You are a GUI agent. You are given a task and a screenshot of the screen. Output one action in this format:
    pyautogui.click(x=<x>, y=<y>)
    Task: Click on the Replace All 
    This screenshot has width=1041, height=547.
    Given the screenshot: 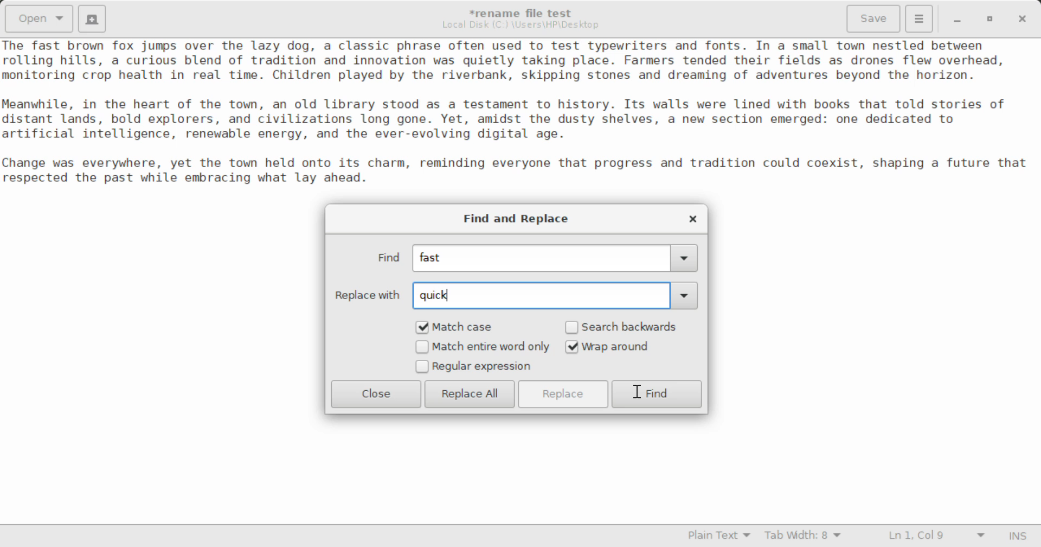 What is the action you would take?
    pyautogui.click(x=470, y=394)
    